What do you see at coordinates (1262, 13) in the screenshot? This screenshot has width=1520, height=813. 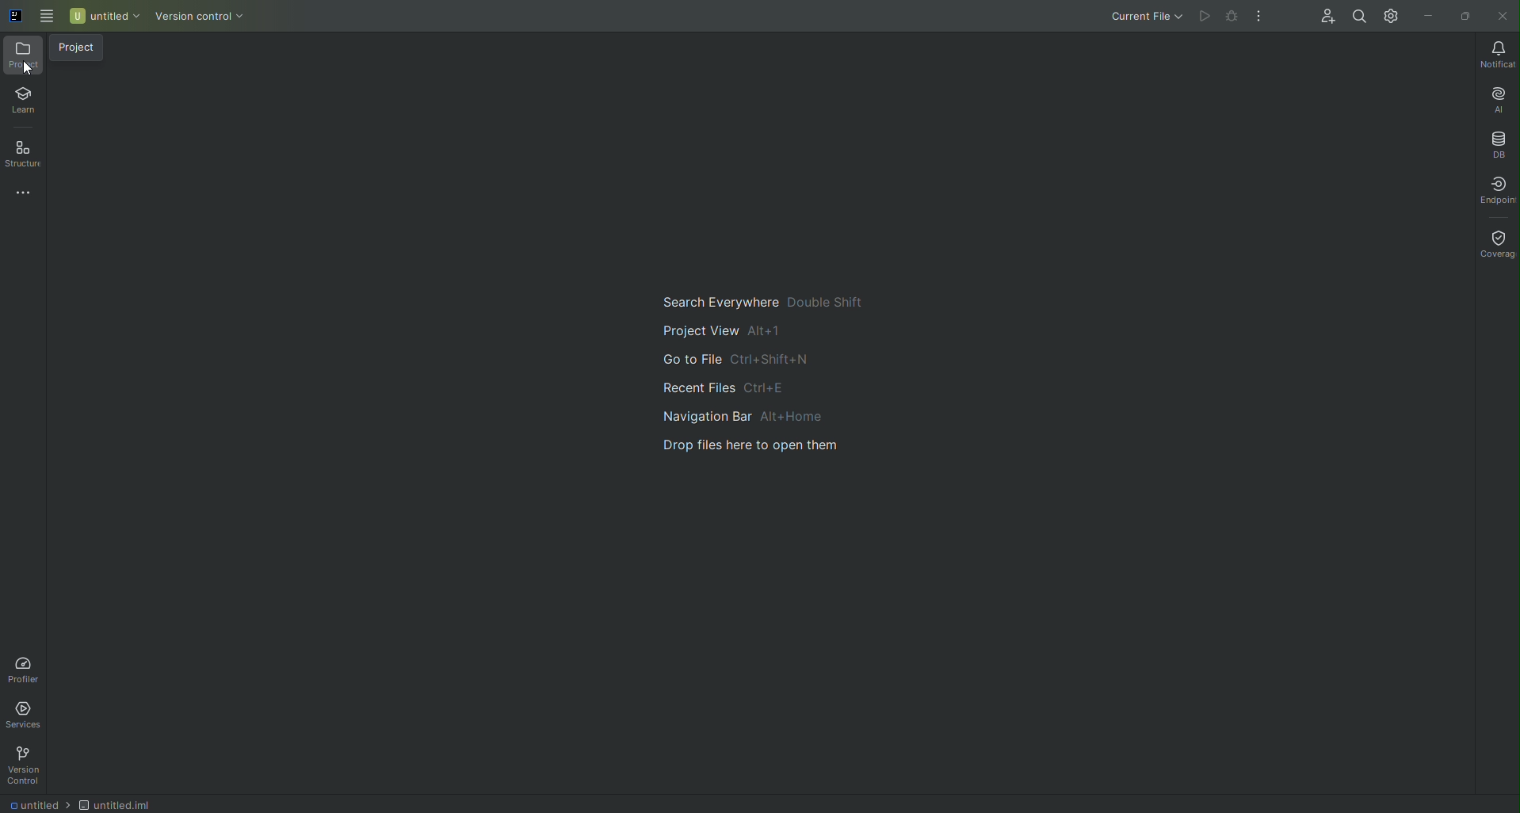 I see `More Actions` at bounding box center [1262, 13].